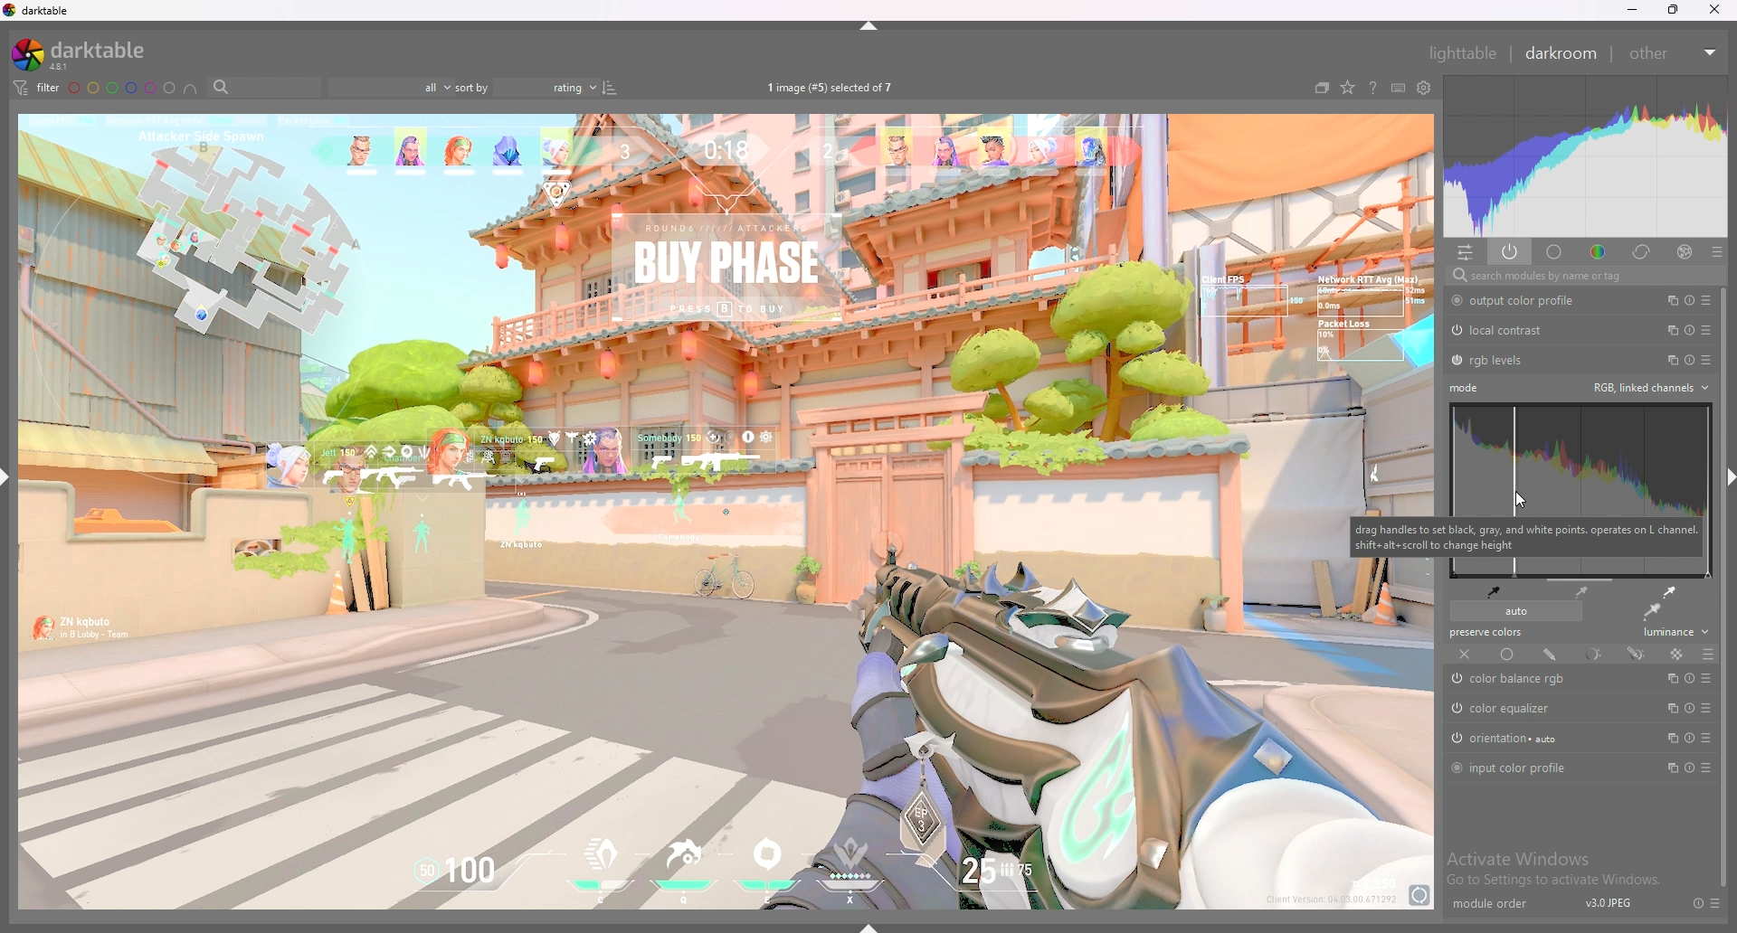 The height and width of the screenshot is (933, 1737). I want to click on white points, so click(1667, 591).